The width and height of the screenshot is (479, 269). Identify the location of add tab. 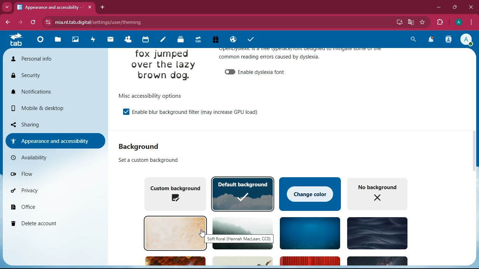
(101, 7).